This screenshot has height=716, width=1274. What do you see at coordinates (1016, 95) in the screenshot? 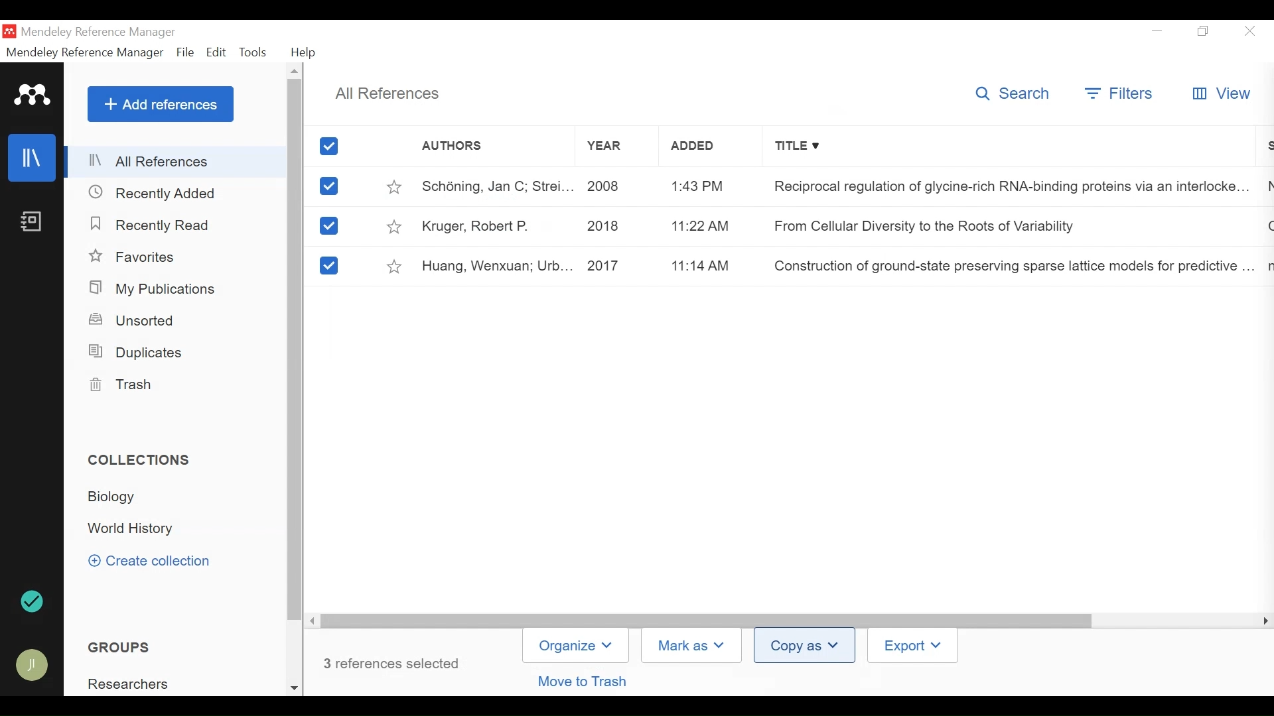
I see `Search` at bounding box center [1016, 95].